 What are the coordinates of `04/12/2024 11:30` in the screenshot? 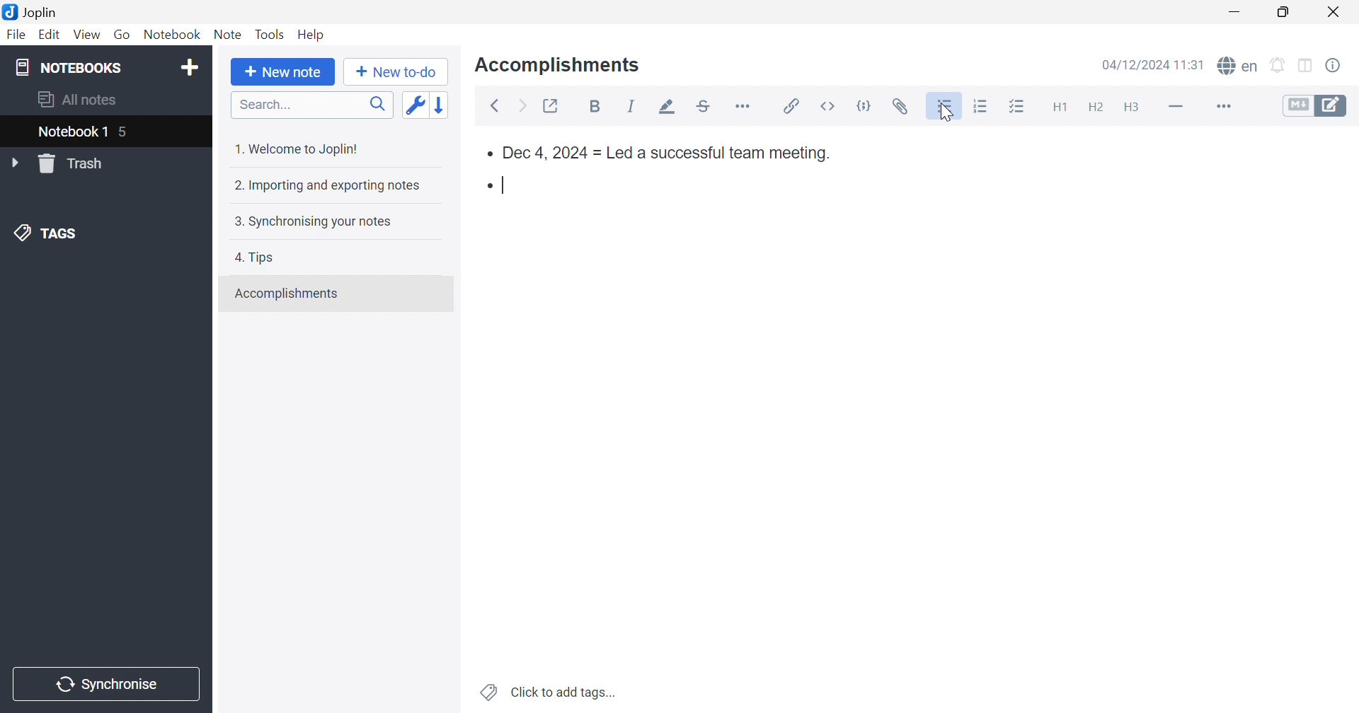 It's located at (1153, 64).